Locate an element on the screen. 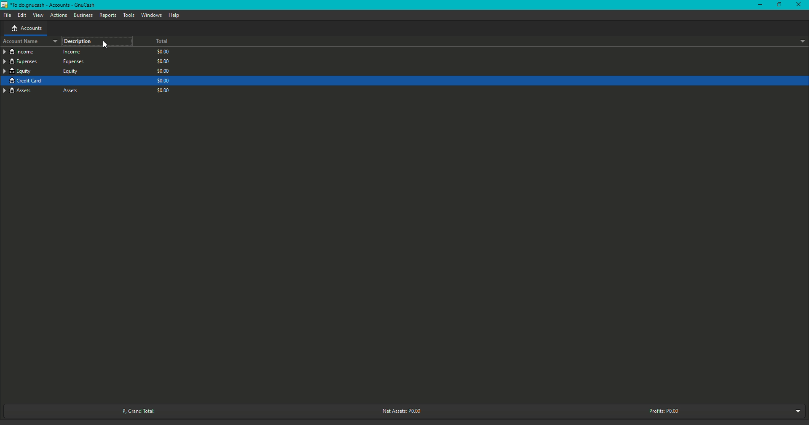 The width and height of the screenshot is (809, 425). Credit Card is located at coordinates (44, 61).